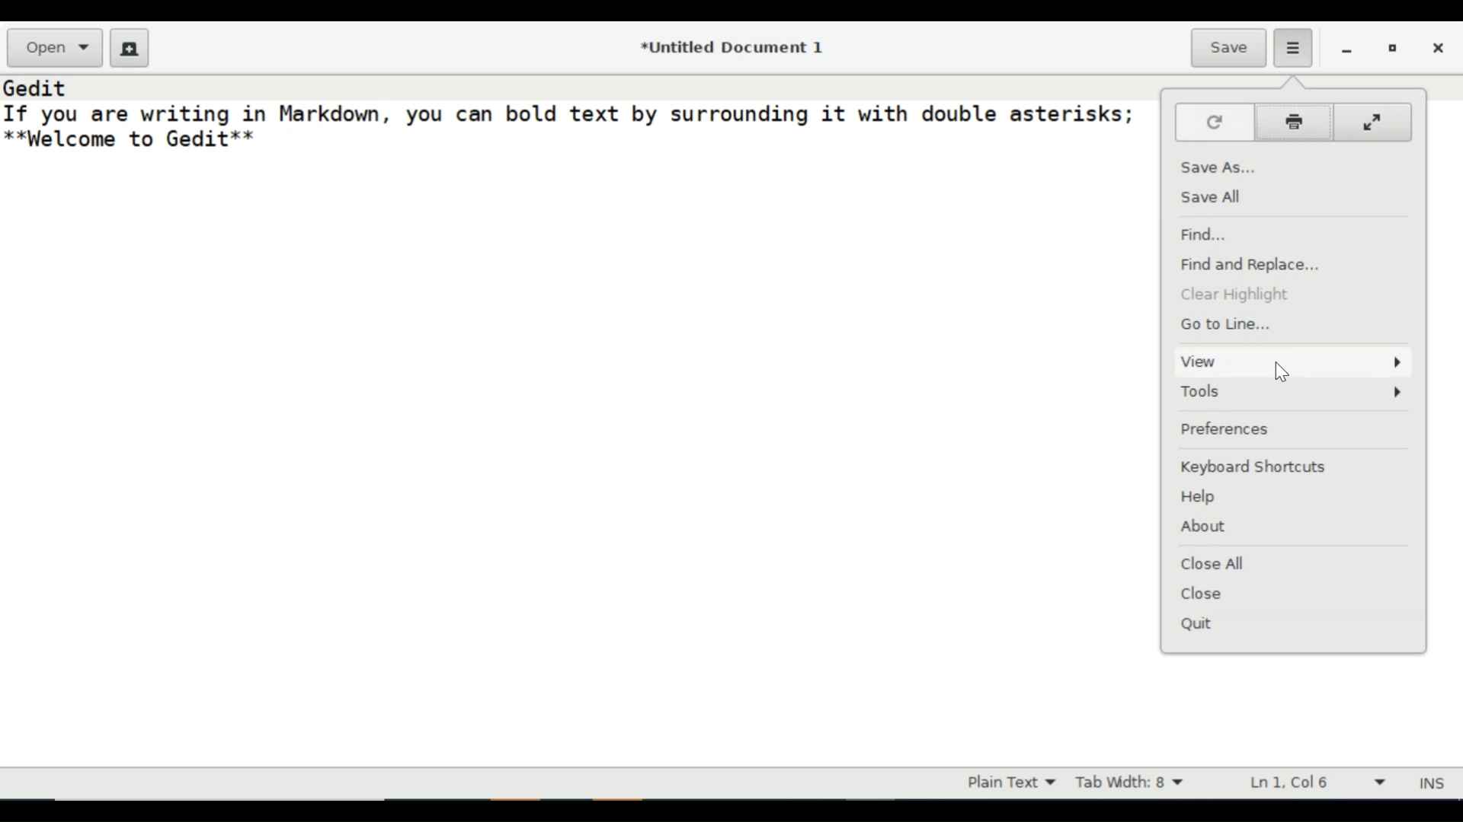  I want to click on Create a new Document, so click(129, 47).